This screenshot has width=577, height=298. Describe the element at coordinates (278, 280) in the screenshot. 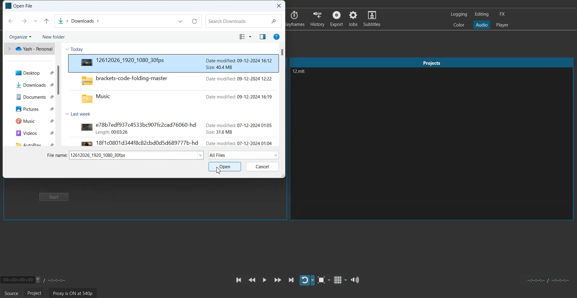

I see `Play quickly forwards` at that location.